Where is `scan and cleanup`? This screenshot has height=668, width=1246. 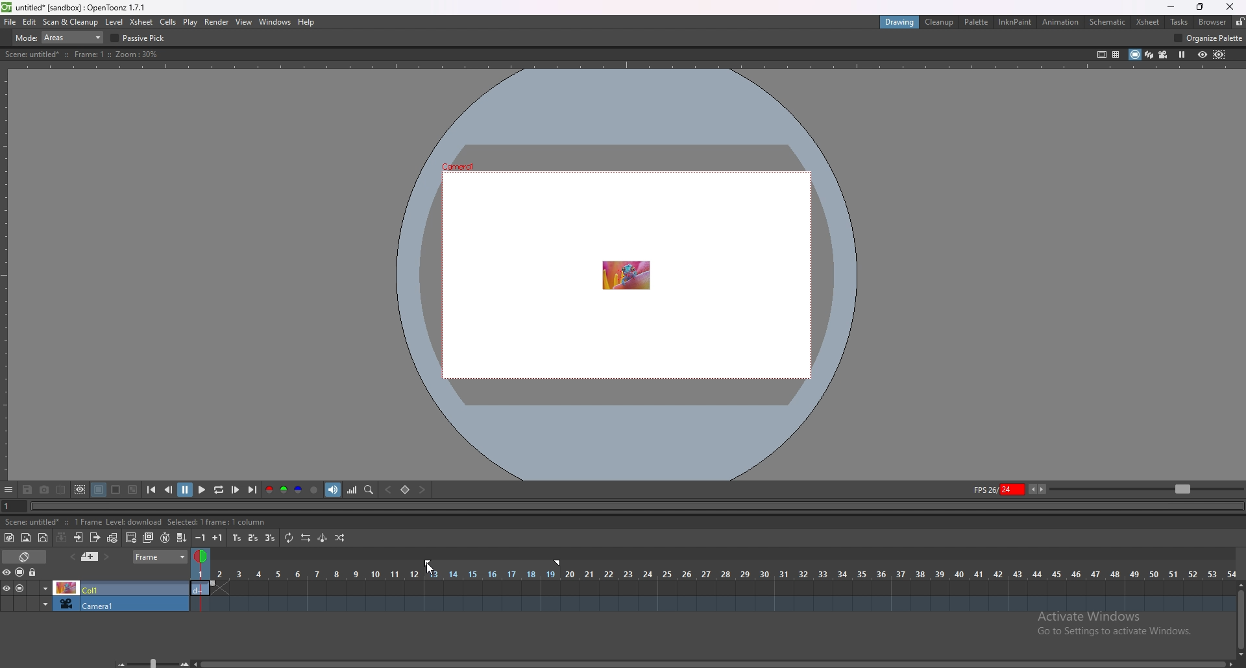
scan and cleanup is located at coordinates (71, 21).